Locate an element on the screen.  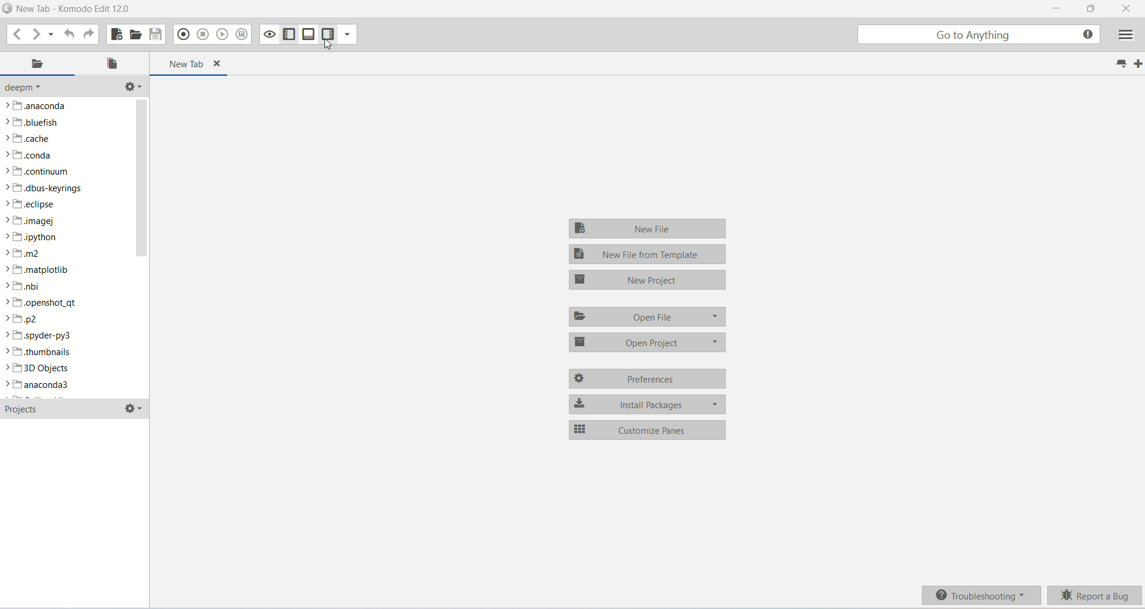
bluefish is located at coordinates (35, 122).